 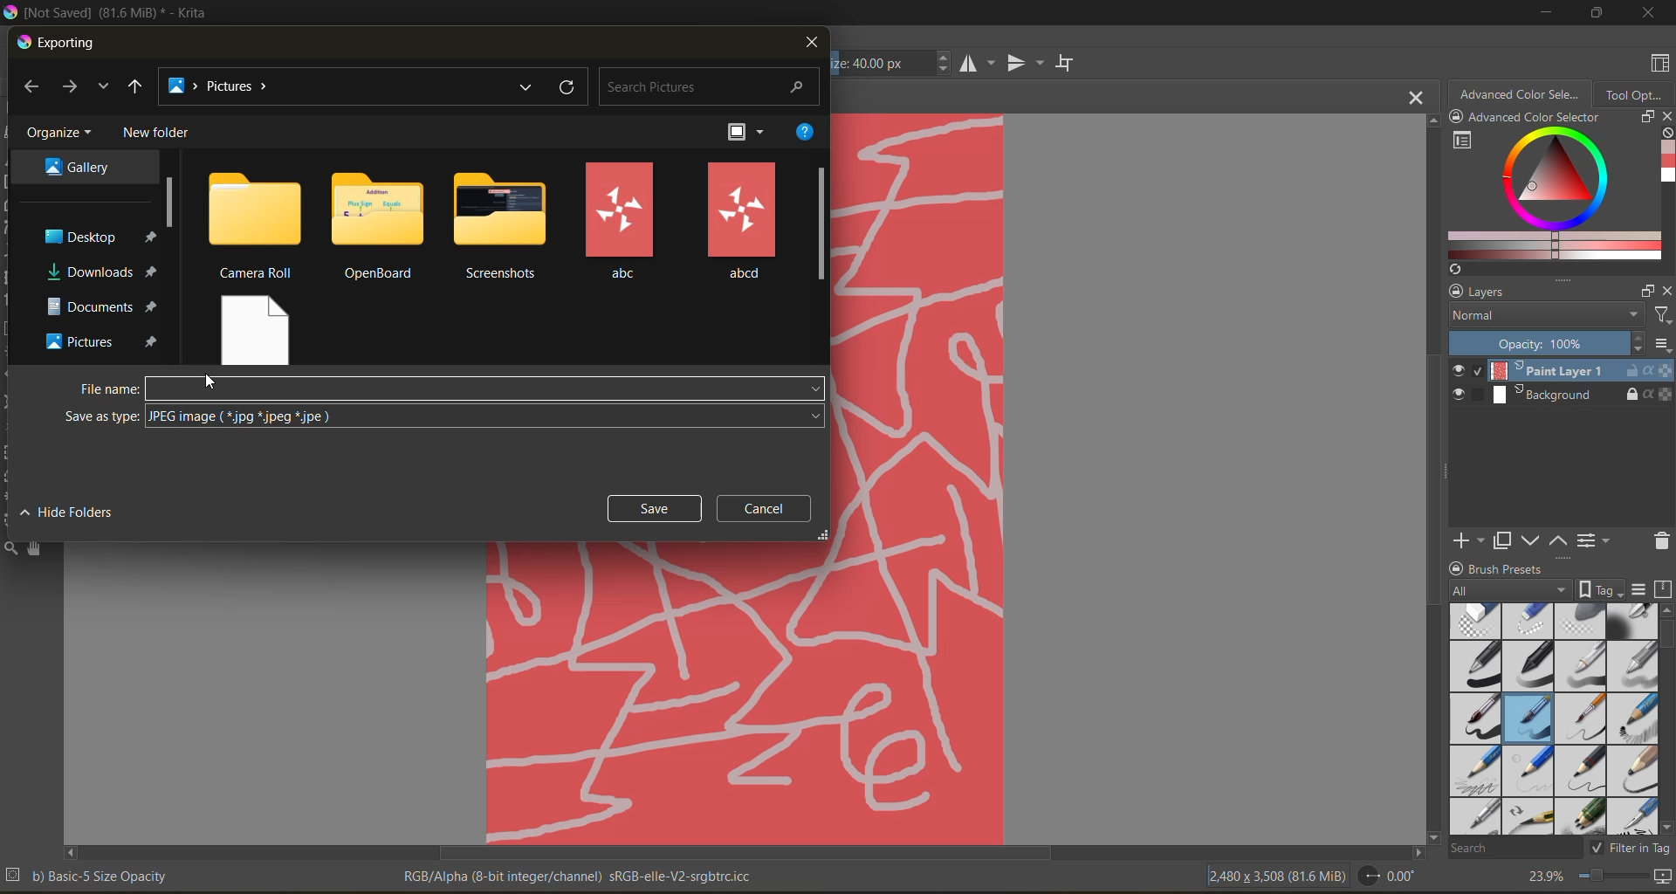 What do you see at coordinates (771, 508) in the screenshot?
I see `cancel` at bounding box center [771, 508].